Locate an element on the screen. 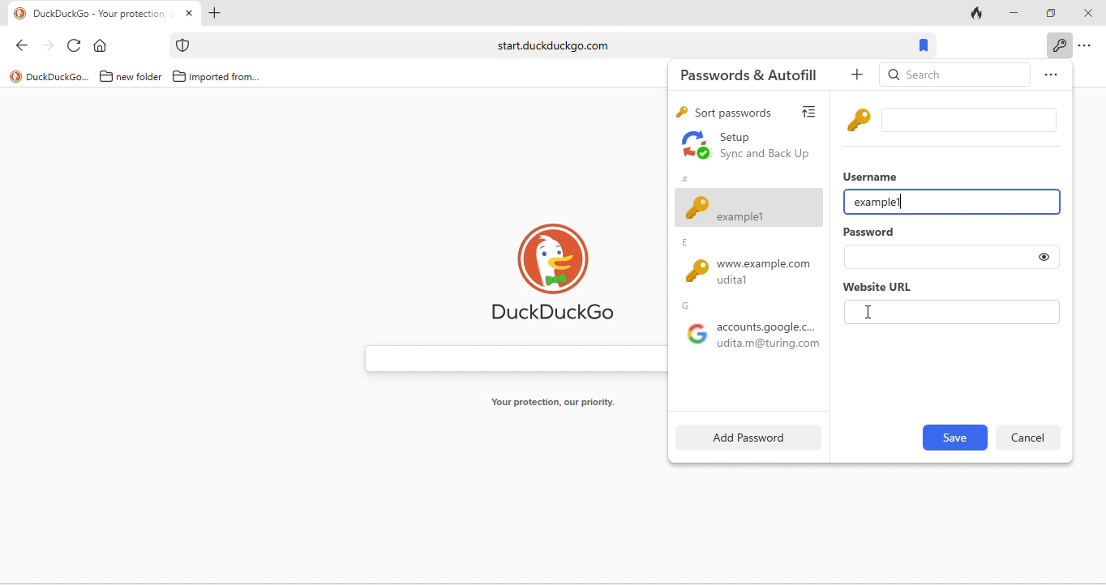 Image resolution: width=1106 pixels, height=585 pixels. key icon to show passwords and auto fills when clicked is located at coordinates (1058, 44).